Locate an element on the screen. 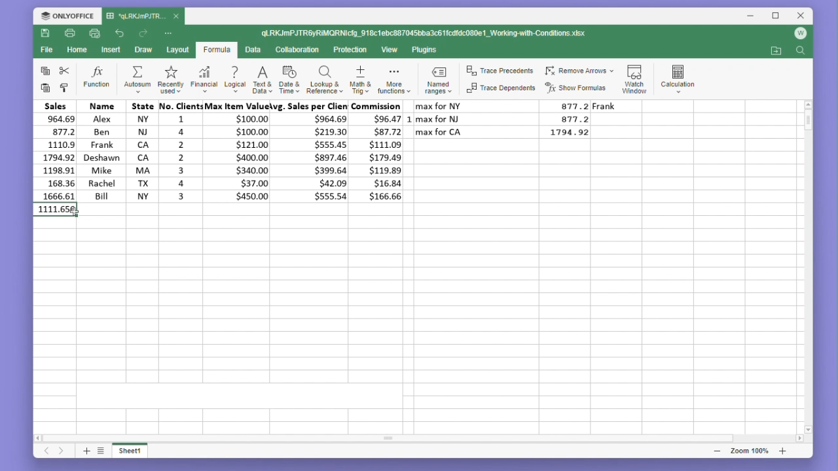  Remove arrows is located at coordinates (579, 71).